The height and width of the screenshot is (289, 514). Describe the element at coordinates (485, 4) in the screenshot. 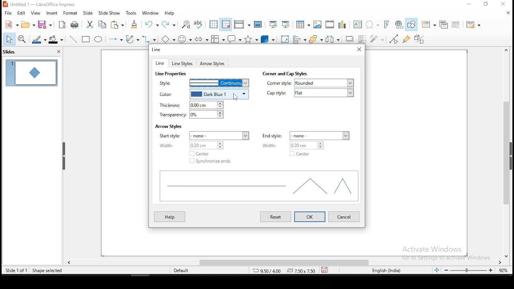

I see `restore` at that location.